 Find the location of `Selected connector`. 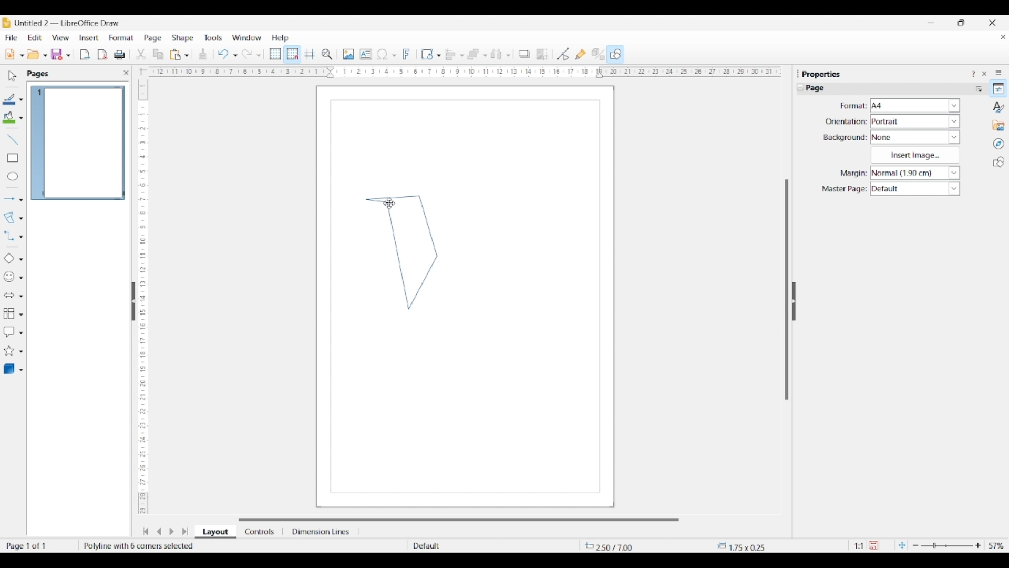

Selected connector is located at coordinates (8, 235).